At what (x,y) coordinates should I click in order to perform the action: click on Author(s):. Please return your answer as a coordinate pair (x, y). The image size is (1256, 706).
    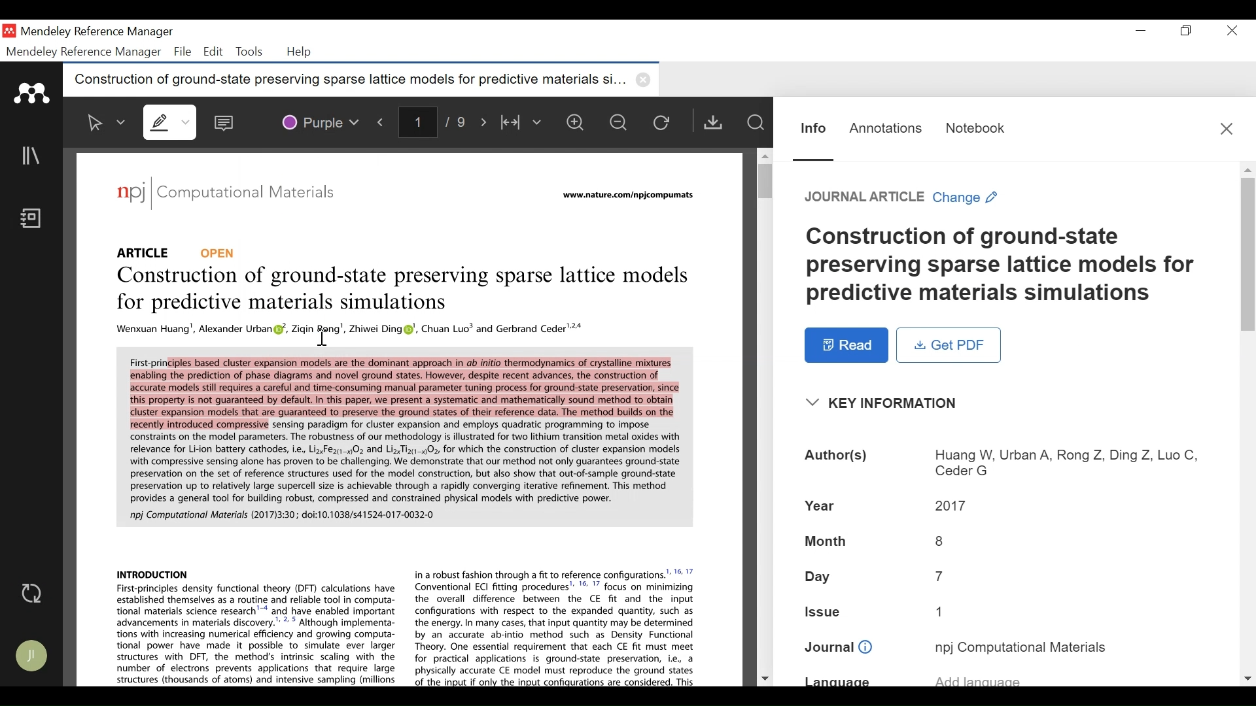
    Looking at the image, I should click on (835, 458).